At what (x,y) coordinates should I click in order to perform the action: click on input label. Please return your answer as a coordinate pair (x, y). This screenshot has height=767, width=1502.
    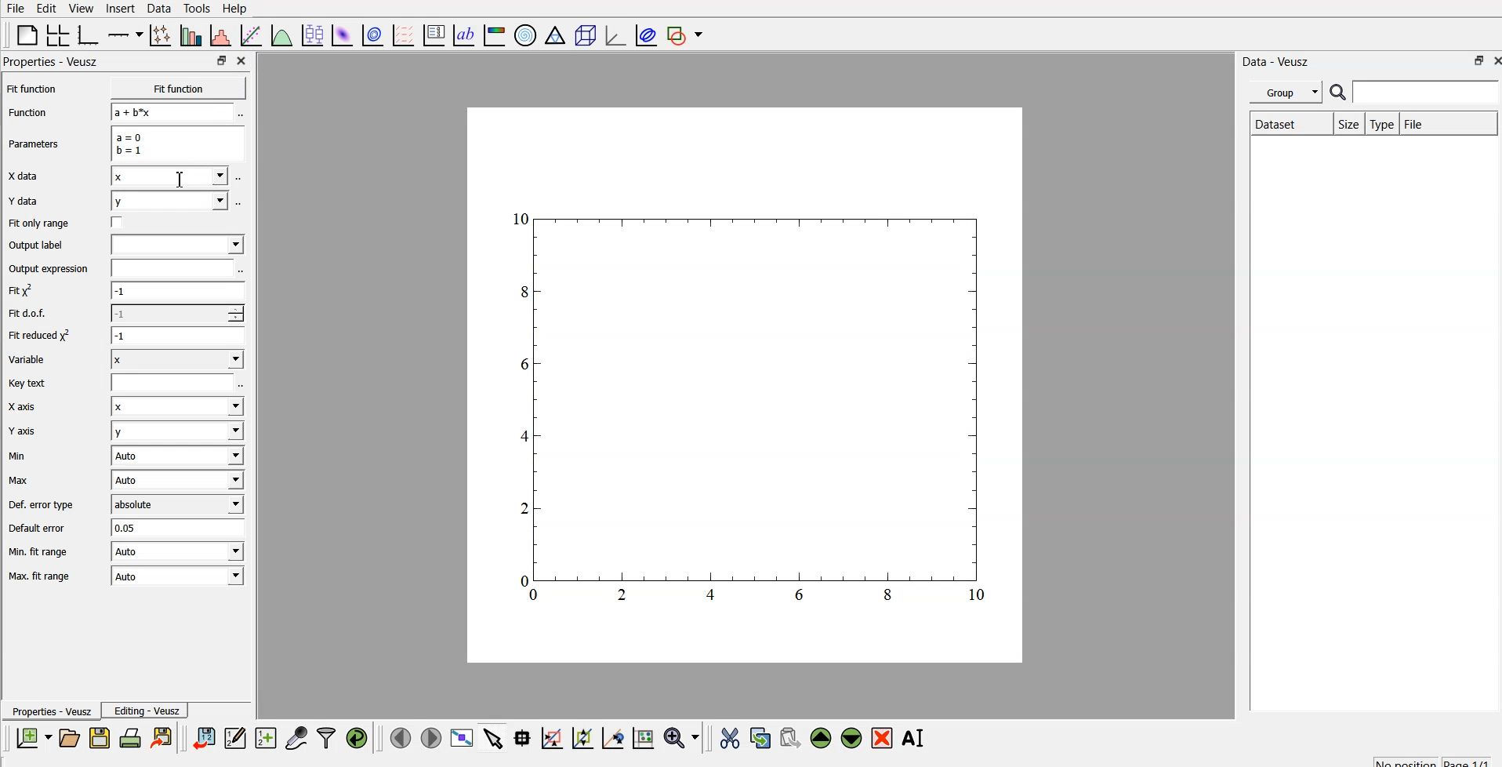
    Looking at the image, I should click on (178, 244).